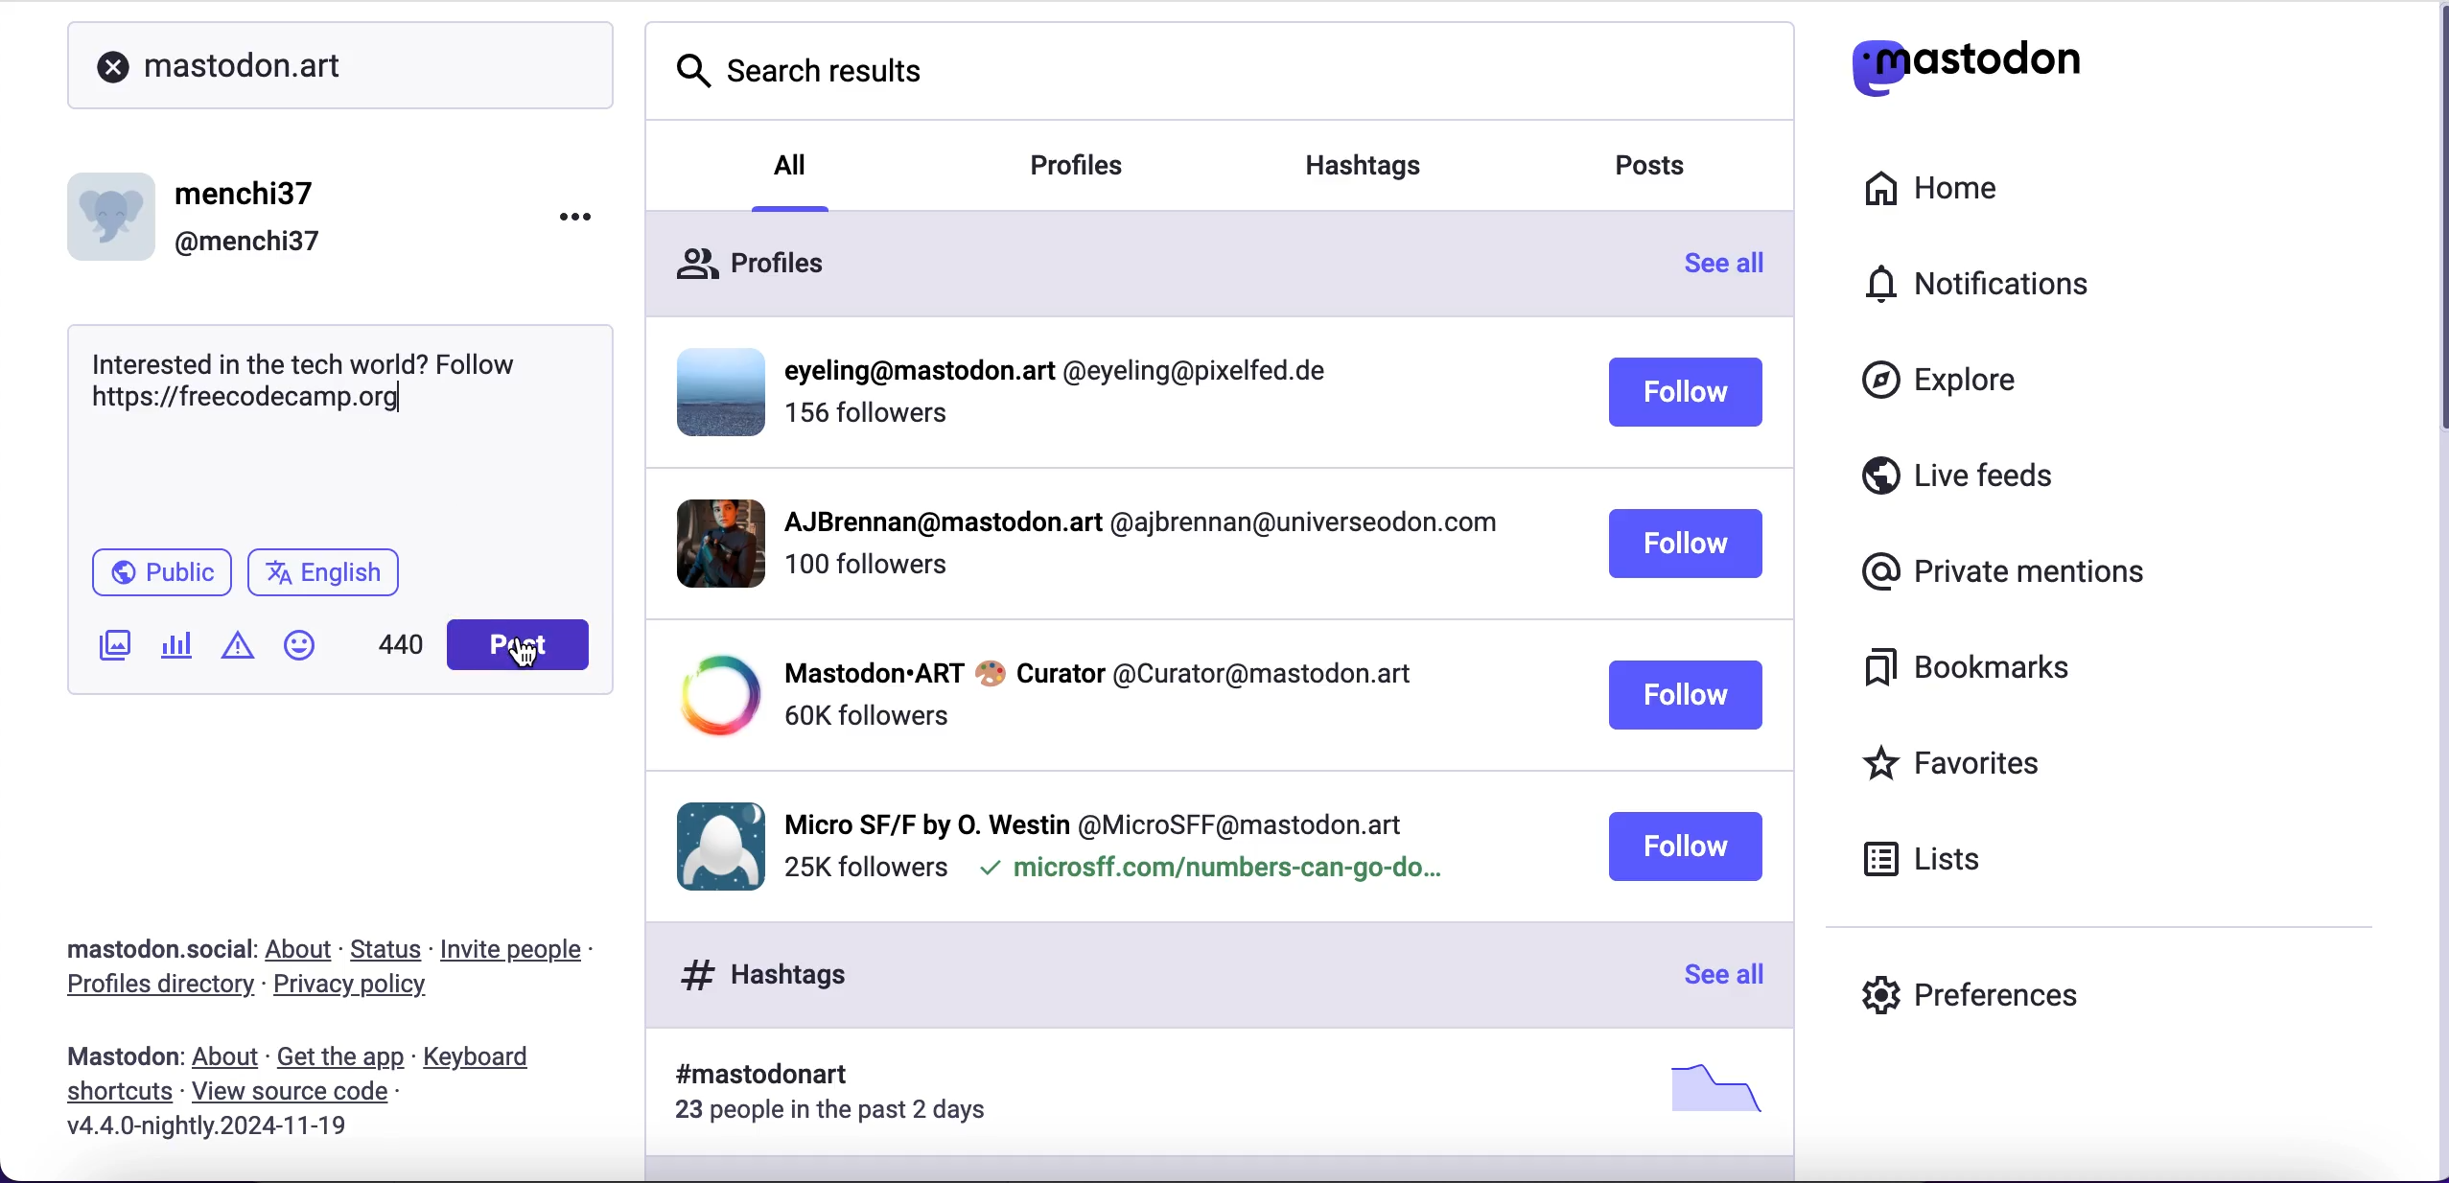 Image resolution: width=2449 pixels, height=1183 pixels. Describe the element at coordinates (2003, 569) in the screenshot. I see `private mentions` at that location.